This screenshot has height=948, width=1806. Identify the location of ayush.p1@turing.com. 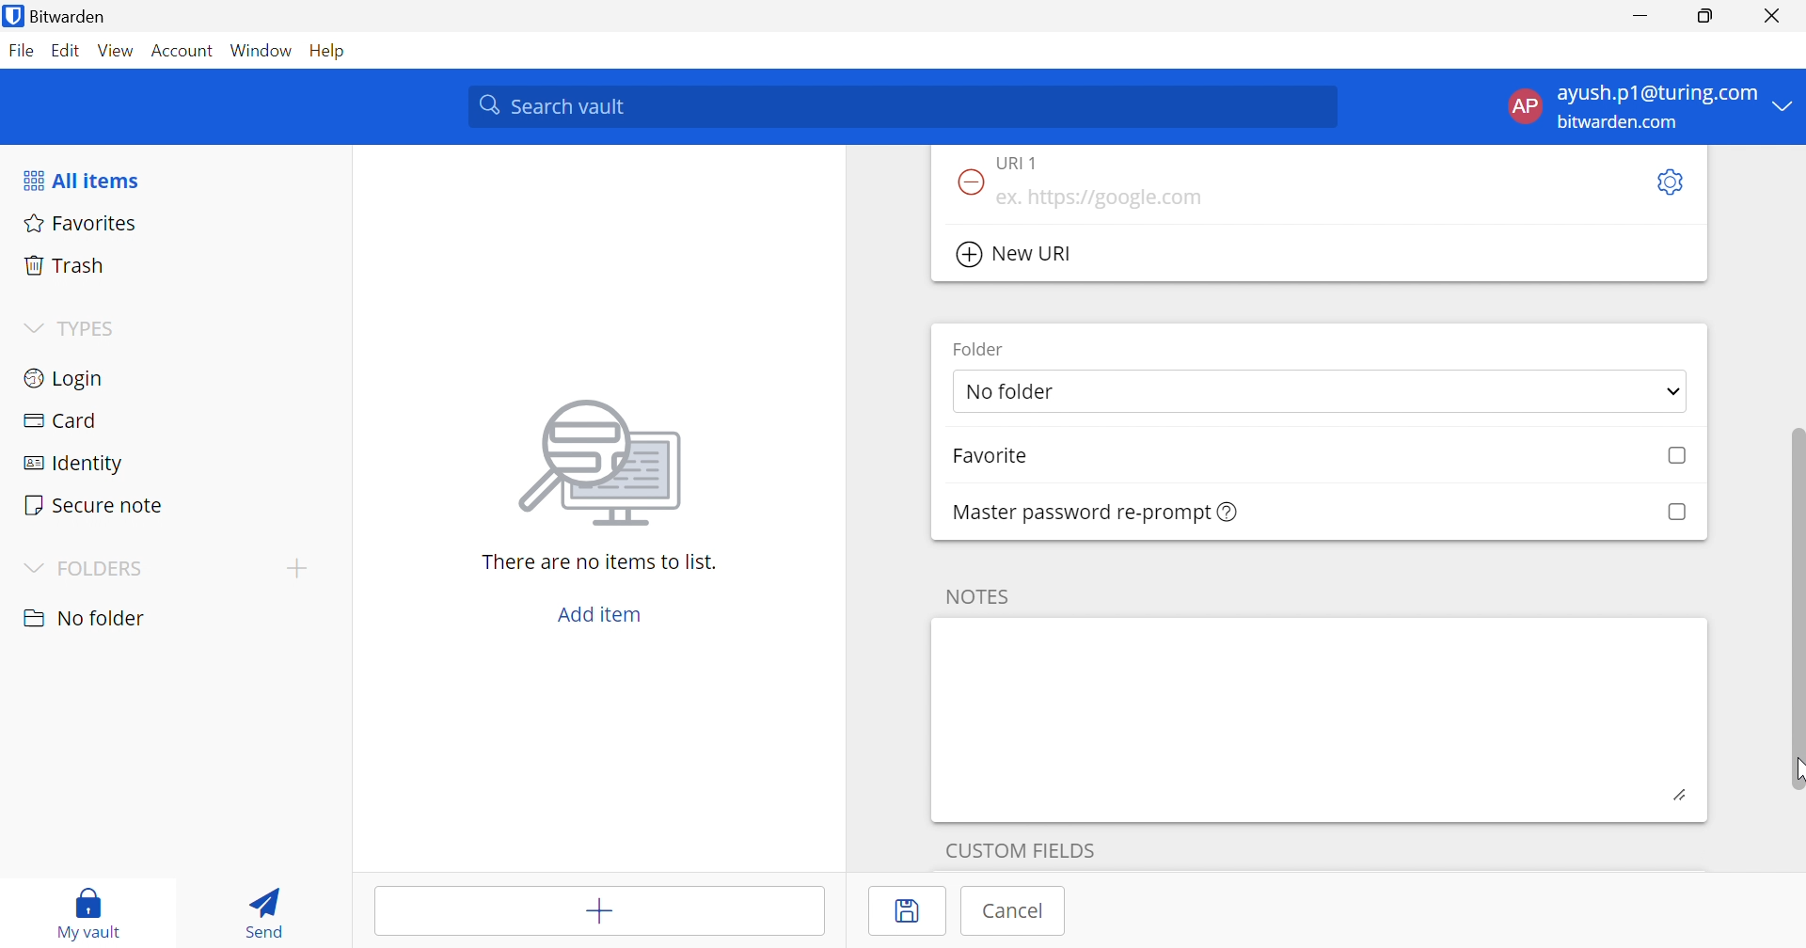
(1657, 94).